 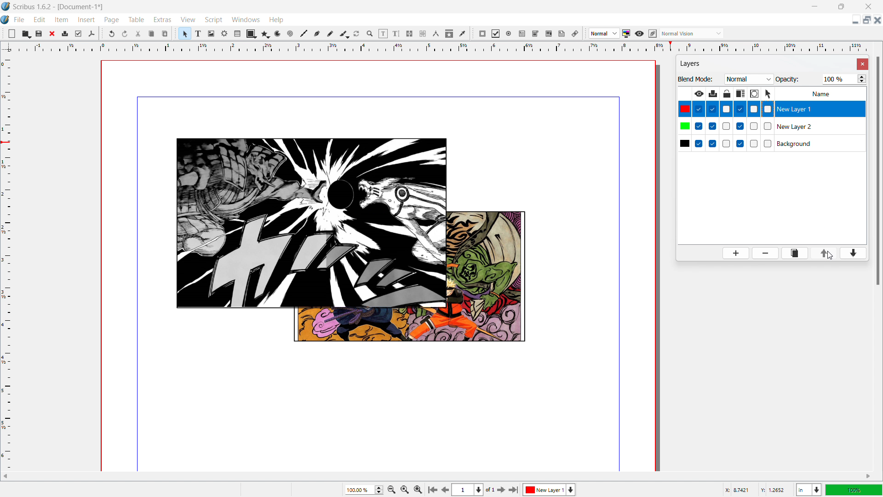 What do you see at coordinates (815, 6) in the screenshot?
I see `minimize window` at bounding box center [815, 6].